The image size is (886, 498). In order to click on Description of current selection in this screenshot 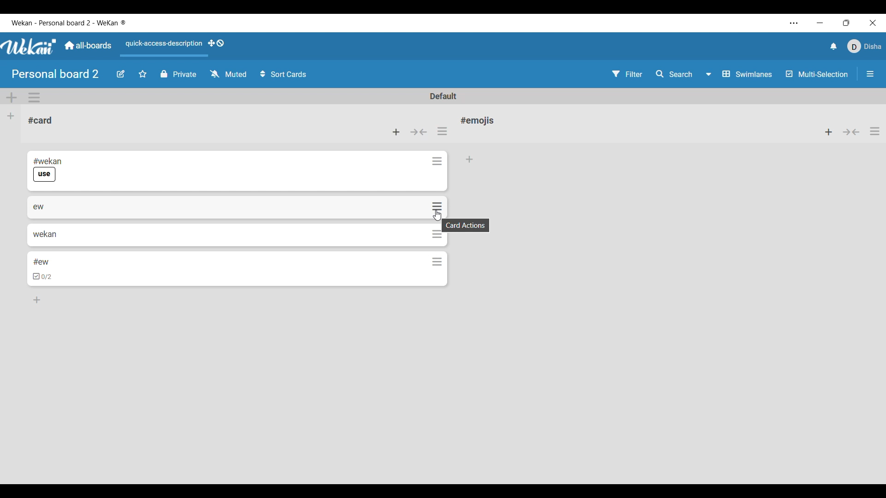, I will do `click(466, 225)`.